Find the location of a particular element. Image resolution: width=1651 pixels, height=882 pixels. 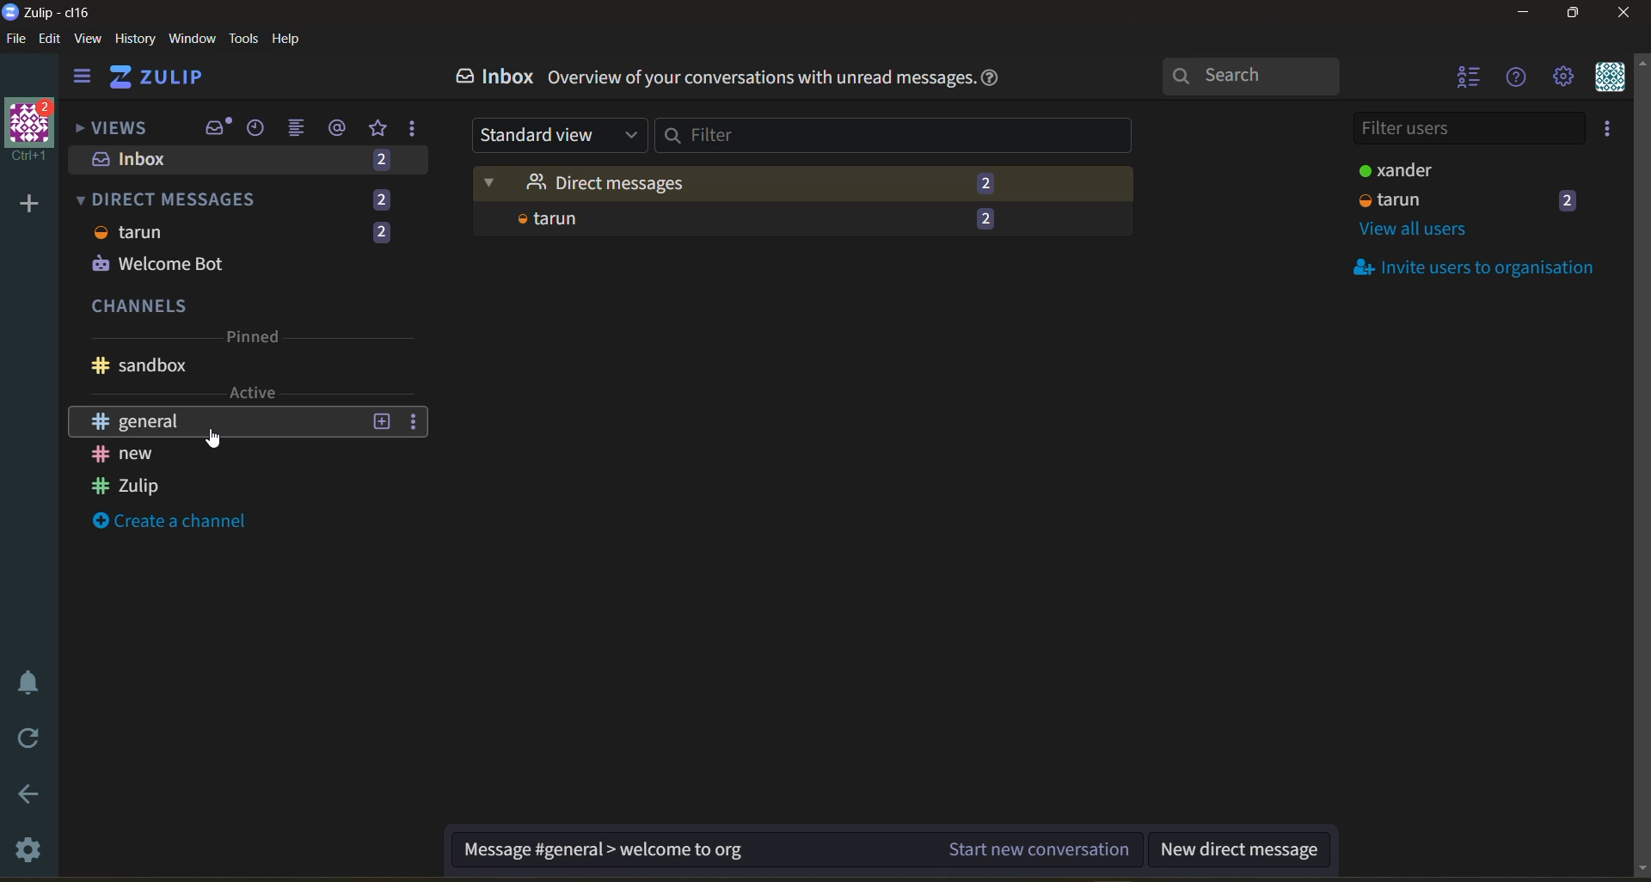

organisation is located at coordinates (34, 132).